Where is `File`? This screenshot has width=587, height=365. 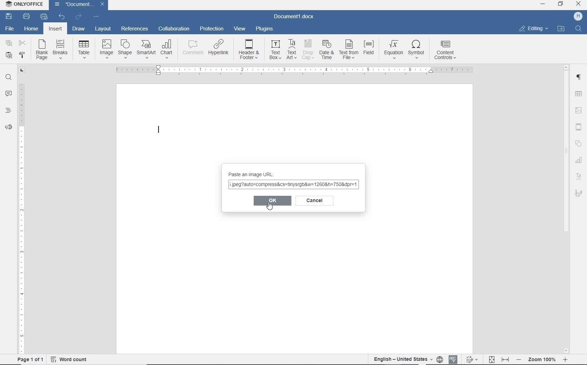 File is located at coordinates (10, 28).